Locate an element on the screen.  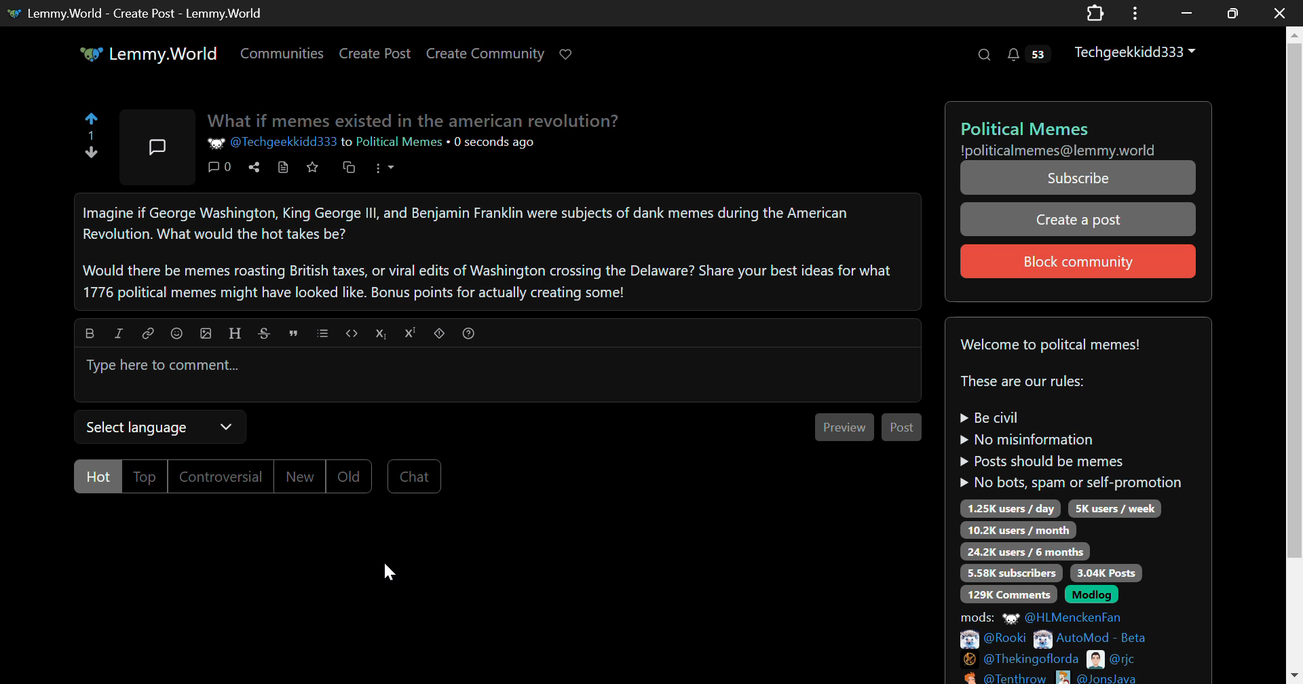
Header is located at coordinates (236, 332).